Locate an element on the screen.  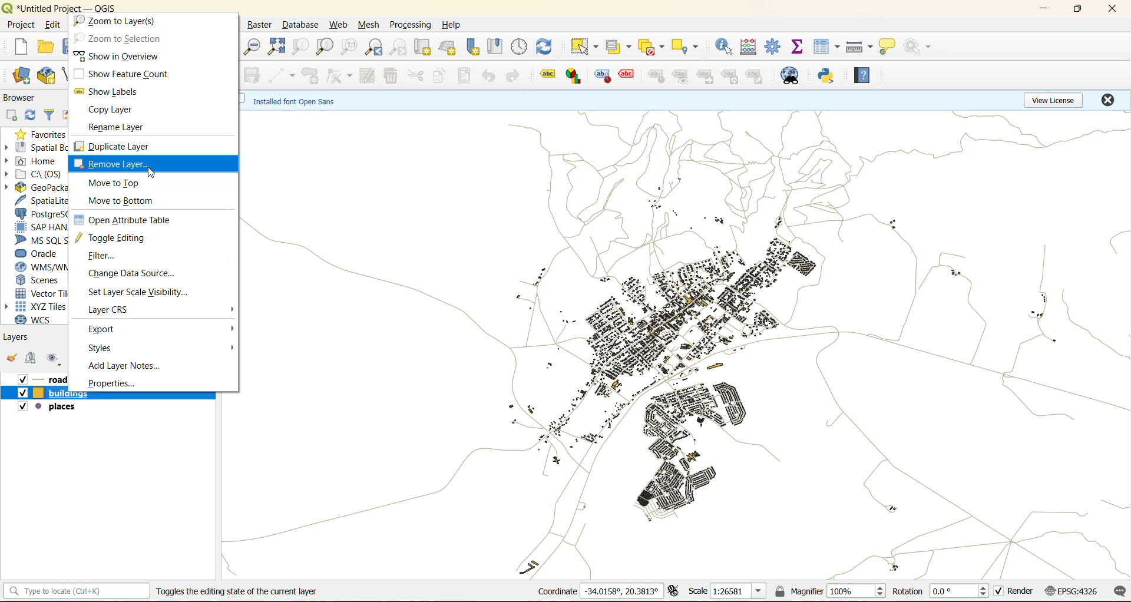
zoom last is located at coordinates (373, 47).